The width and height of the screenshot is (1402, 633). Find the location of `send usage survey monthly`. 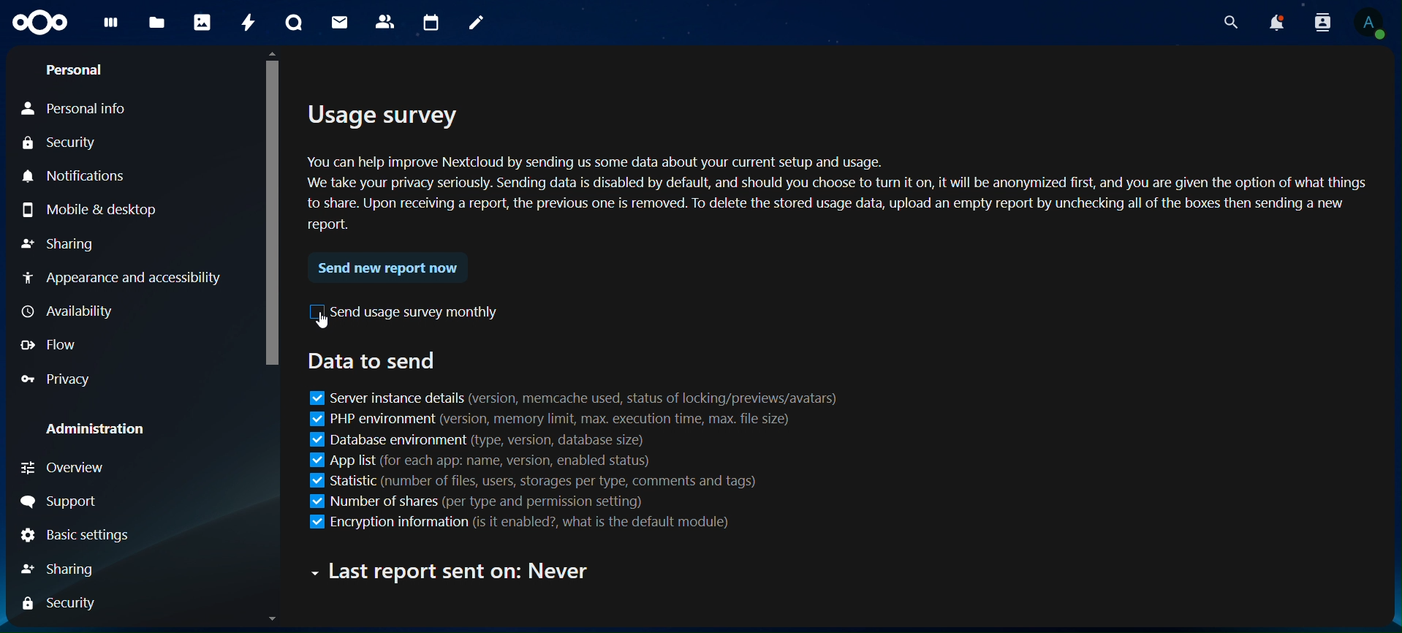

send usage survey monthly is located at coordinates (406, 311).